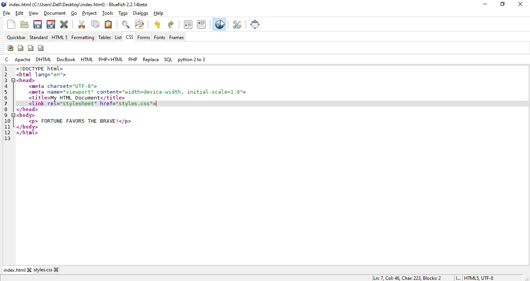 Image resolution: width=530 pixels, height=281 pixels. What do you see at coordinates (45, 271) in the screenshot?
I see `styles.css` at bounding box center [45, 271].